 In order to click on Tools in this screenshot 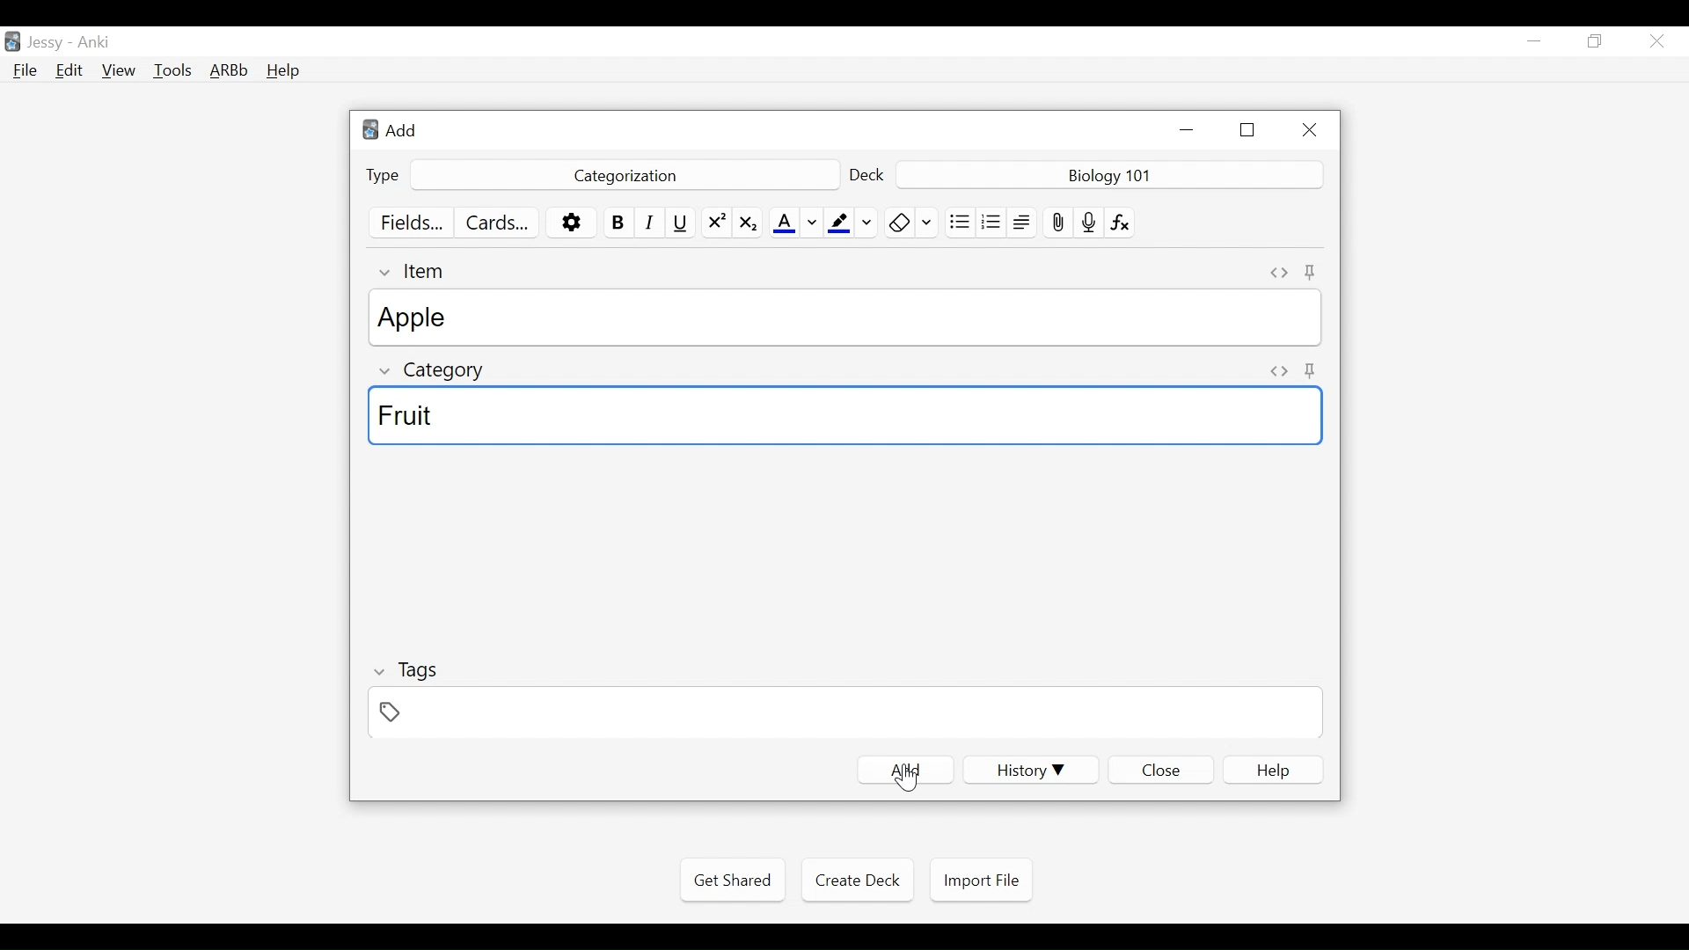, I will do `click(172, 69)`.